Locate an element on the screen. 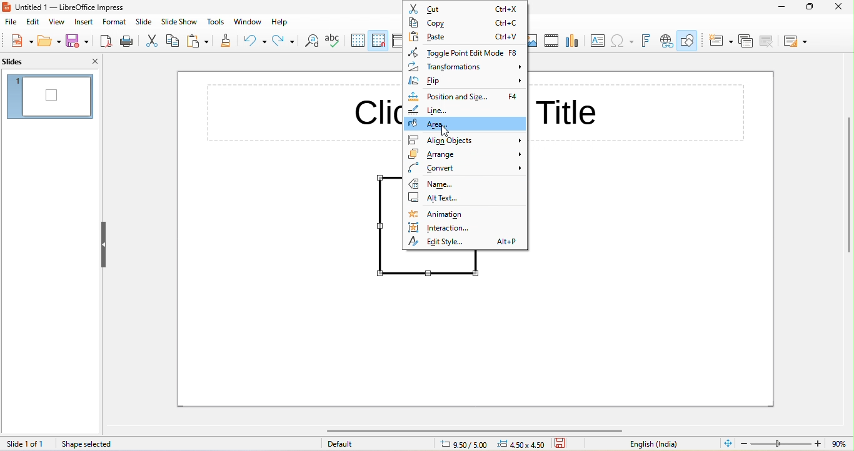  layout is located at coordinates (796, 42).